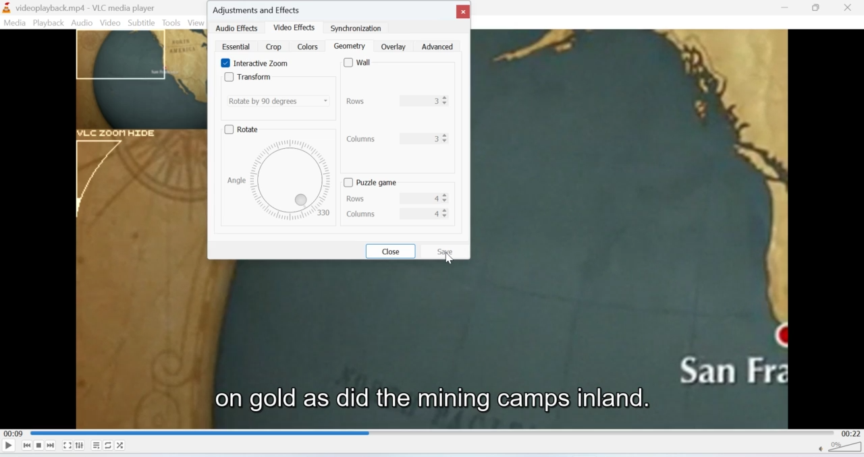 This screenshot has height=457, width=864. Describe the element at coordinates (296, 28) in the screenshot. I see `video effects` at that location.